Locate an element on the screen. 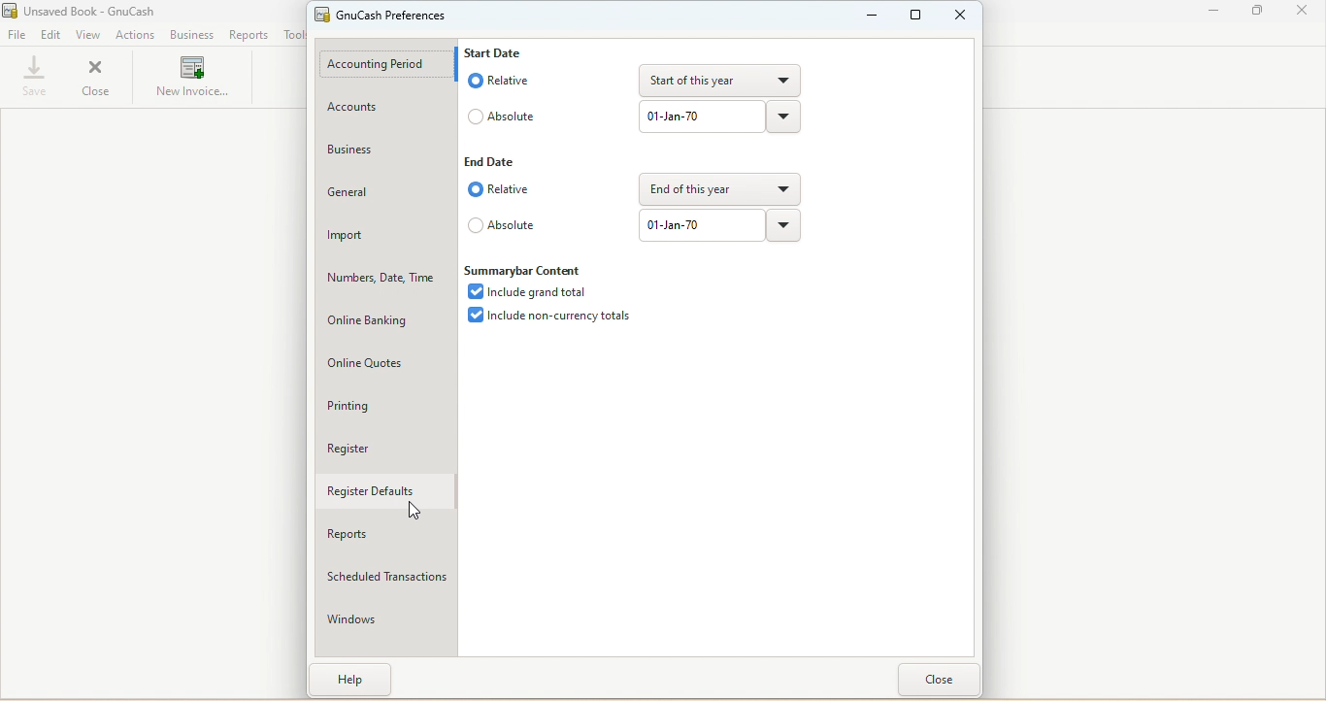 This screenshot has height=701, width=1326. Online banking is located at coordinates (379, 320).